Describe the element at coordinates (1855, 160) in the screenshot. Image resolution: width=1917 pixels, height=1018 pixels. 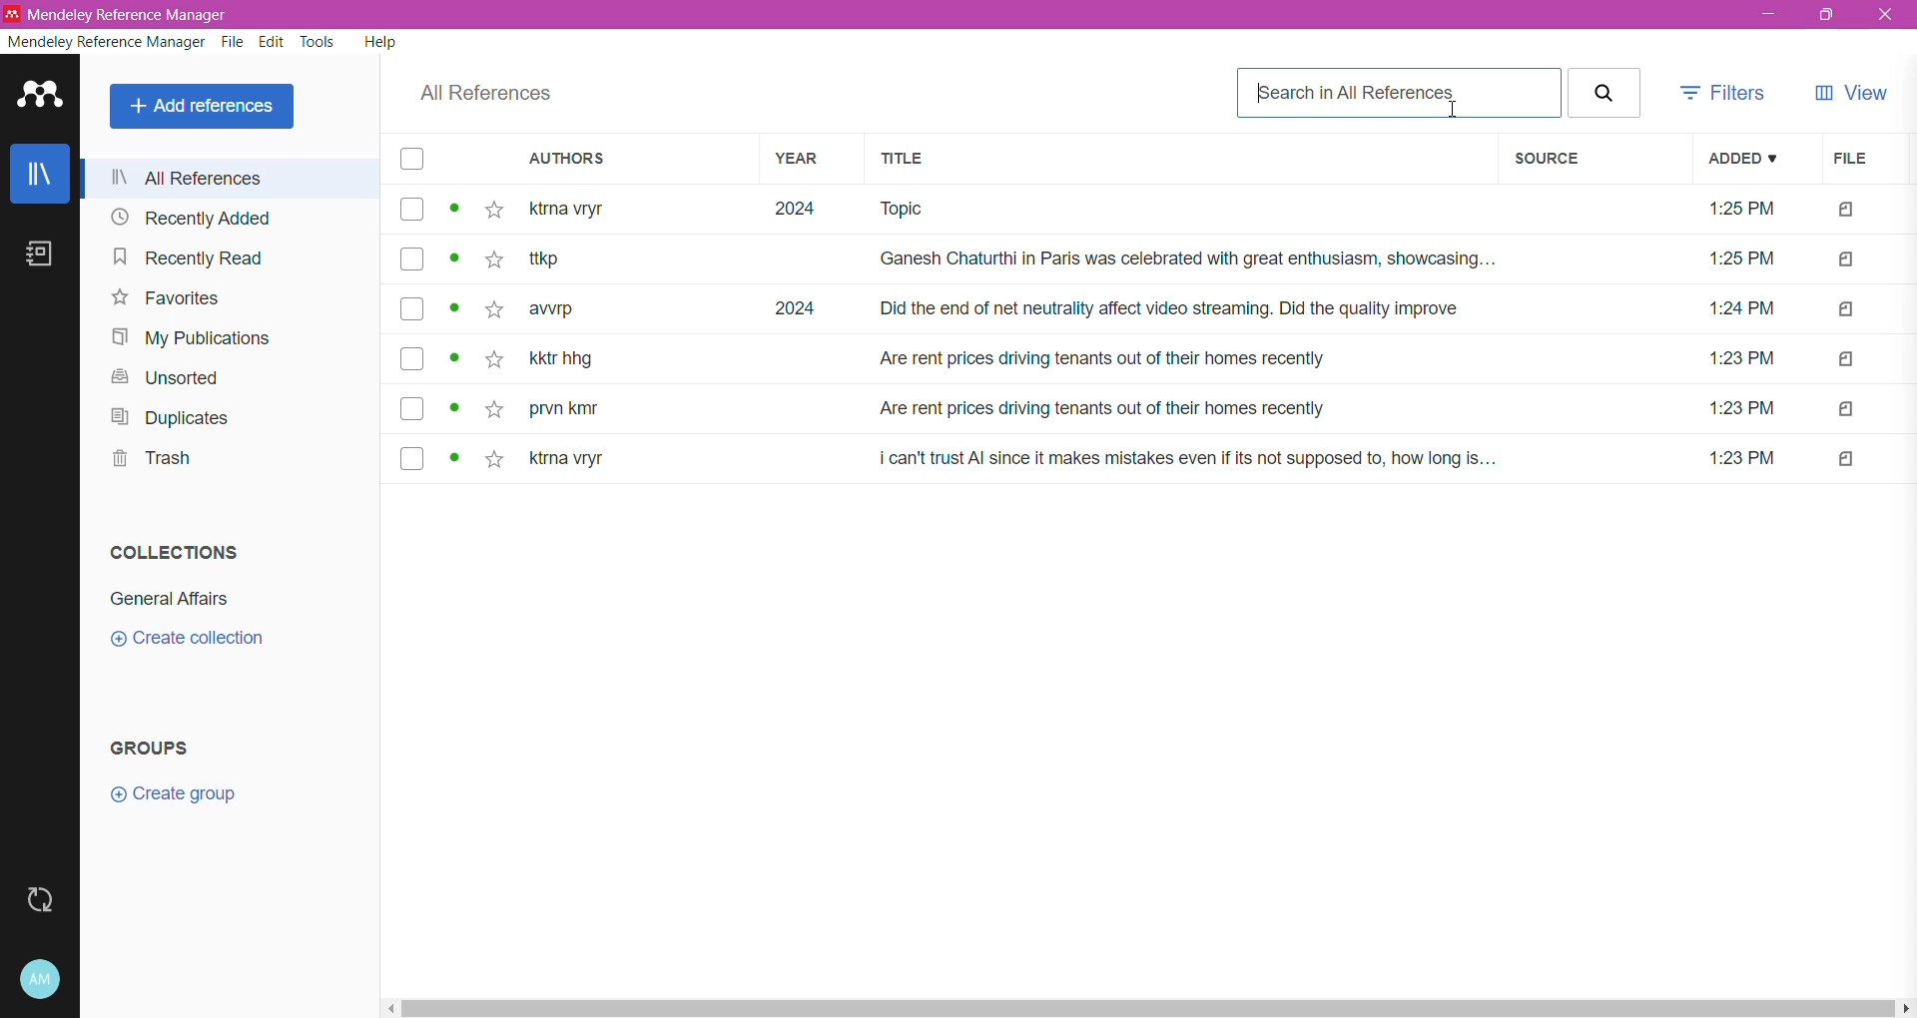
I see `File` at that location.